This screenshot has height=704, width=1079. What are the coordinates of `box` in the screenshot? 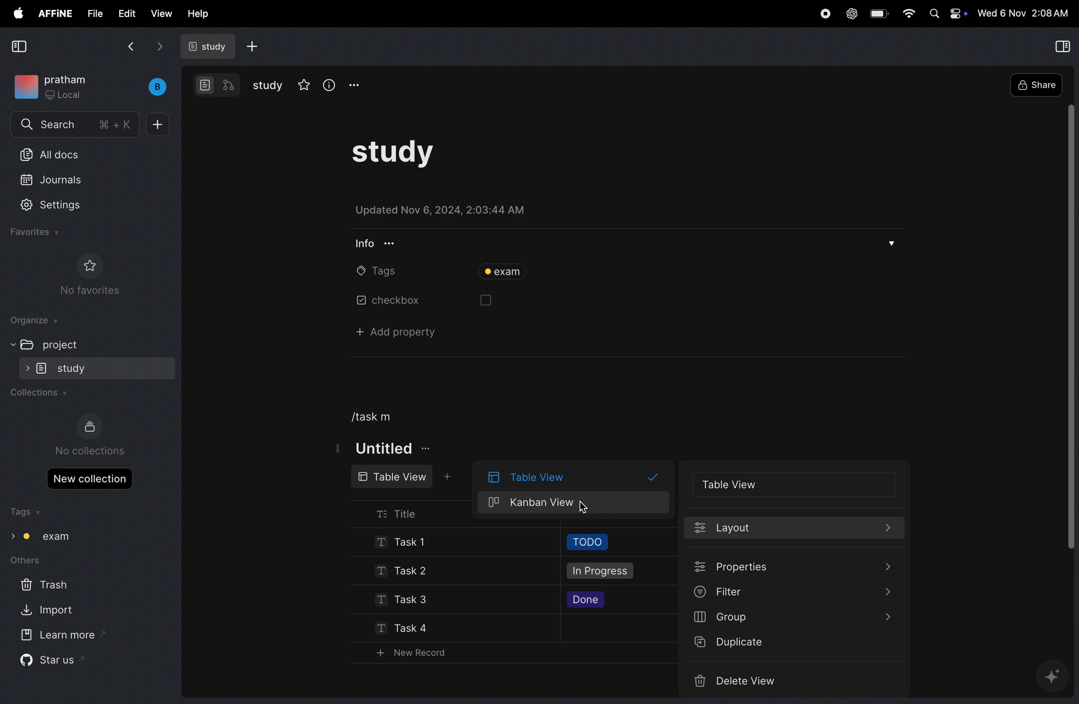 It's located at (482, 300).